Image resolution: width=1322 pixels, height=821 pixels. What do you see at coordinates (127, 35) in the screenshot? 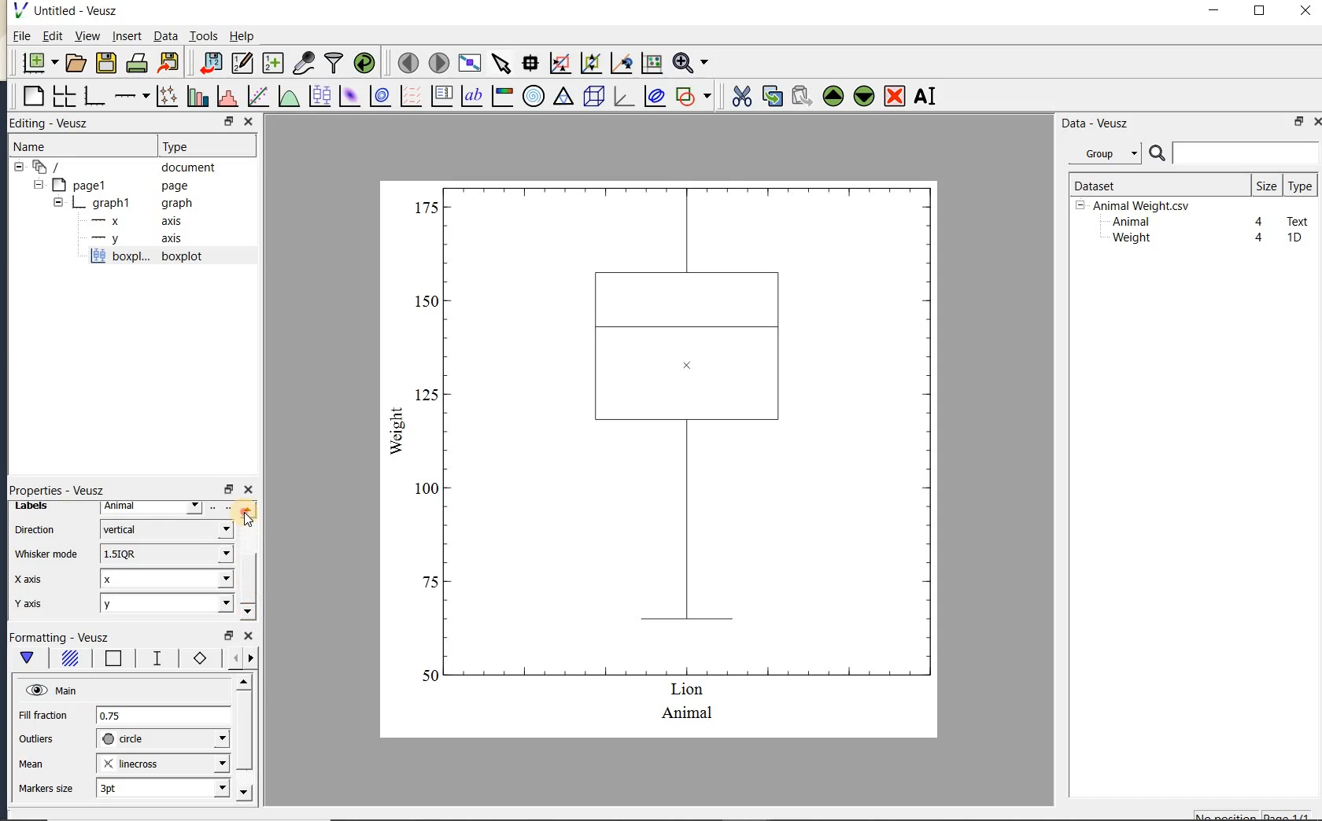
I see `insert` at bounding box center [127, 35].